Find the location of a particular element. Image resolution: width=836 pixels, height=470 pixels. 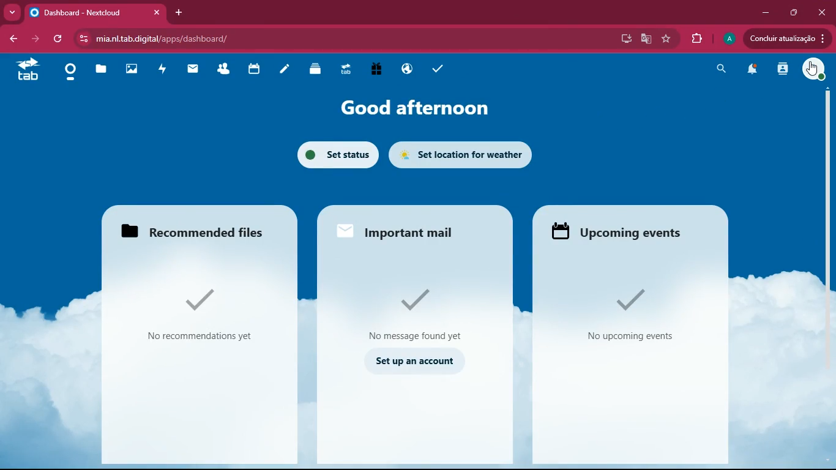

Dashboard - Nextcloud is located at coordinates (88, 13).